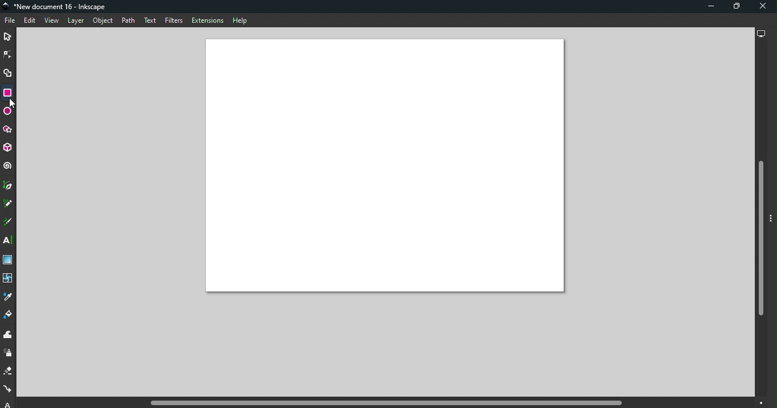 The width and height of the screenshot is (777, 408). What do you see at coordinates (206, 20) in the screenshot?
I see `Extensions` at bounding box center [206, 20].